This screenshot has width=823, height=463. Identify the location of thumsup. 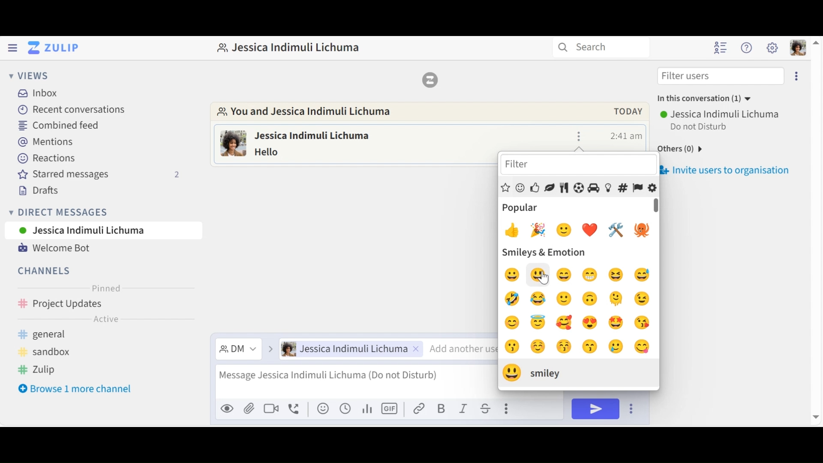
(511, 230).